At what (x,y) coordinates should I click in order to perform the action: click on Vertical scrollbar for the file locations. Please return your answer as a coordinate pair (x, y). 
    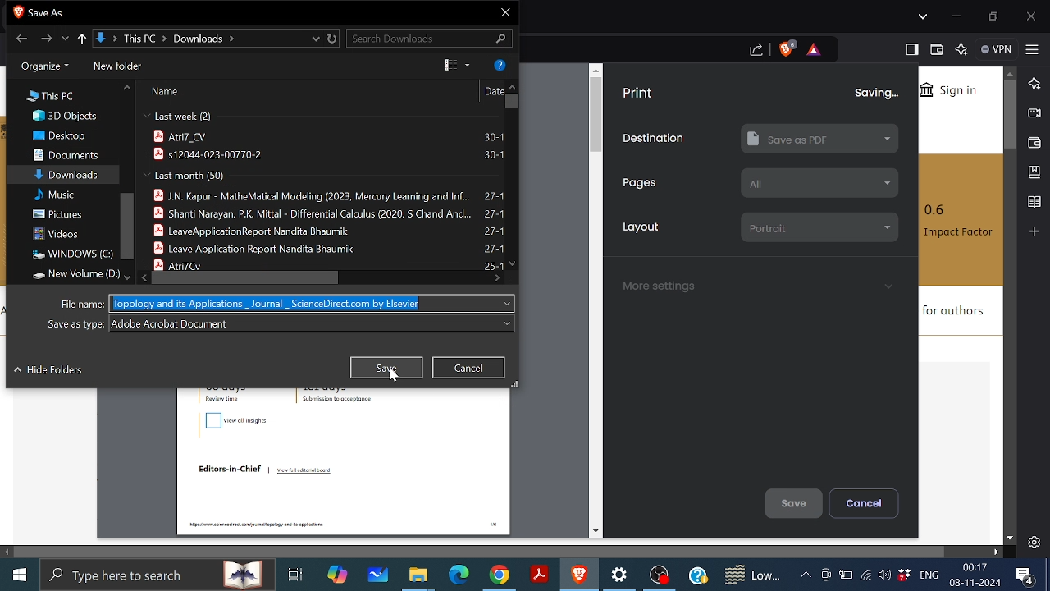
    Looking at the image, I should click on (126, 227).